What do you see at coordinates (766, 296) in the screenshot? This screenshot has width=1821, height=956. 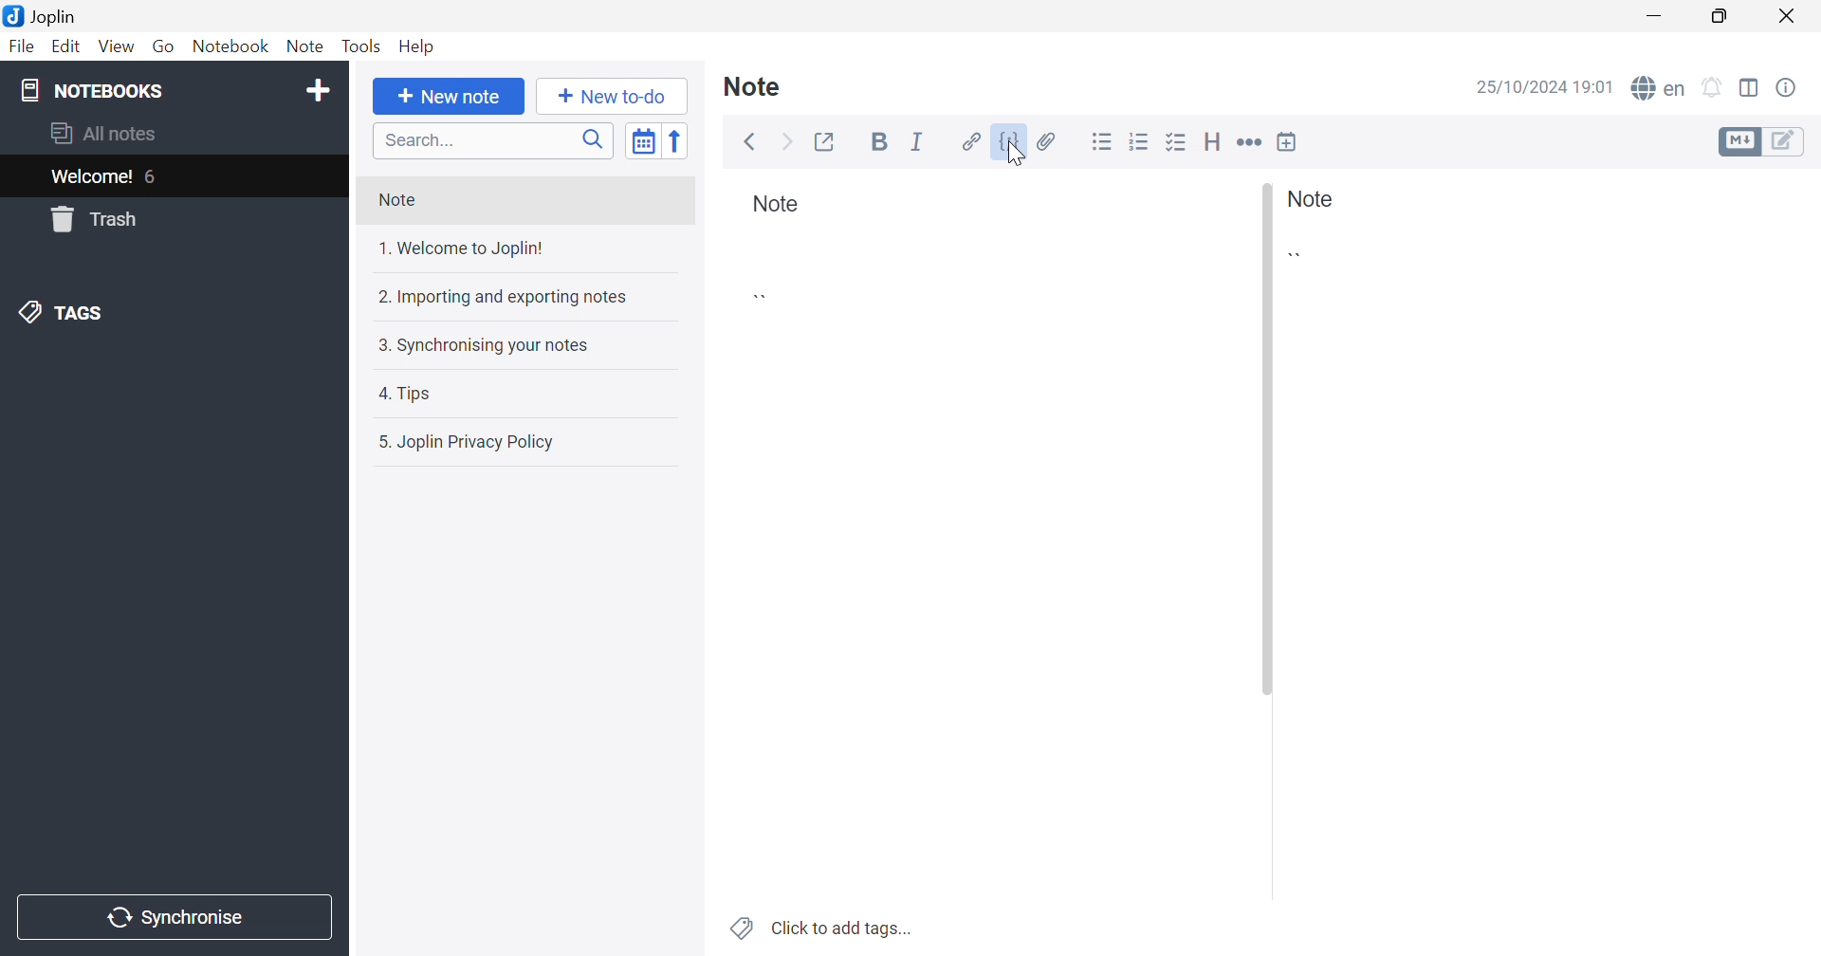 I see `Code block` at bounding box center [766, 296].